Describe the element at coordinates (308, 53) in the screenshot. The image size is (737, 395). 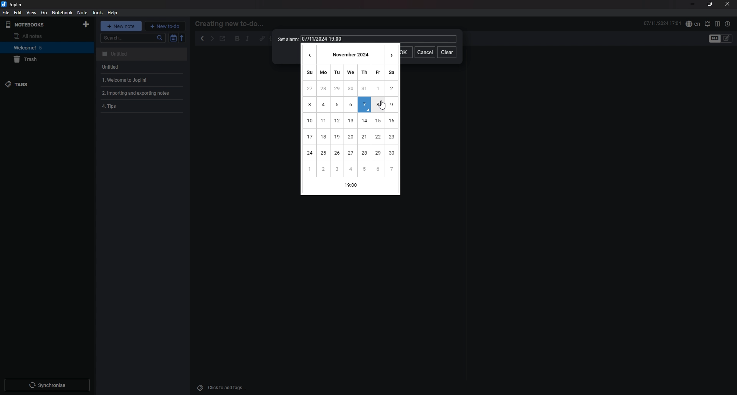
I see `last month` at that location.